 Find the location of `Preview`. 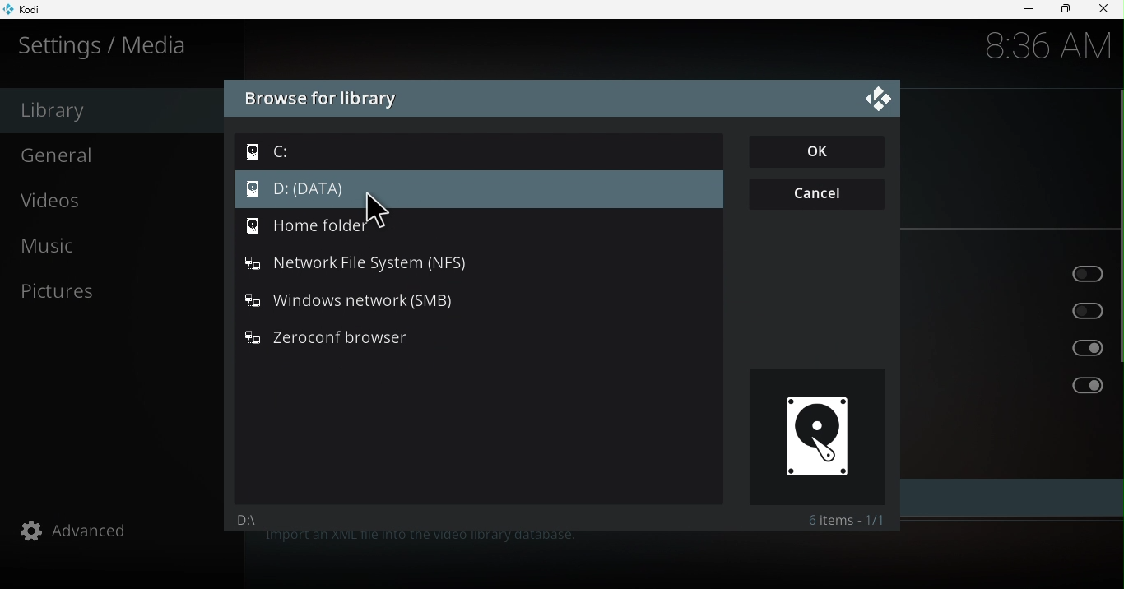

Preview is located at coordinates (815, 431).